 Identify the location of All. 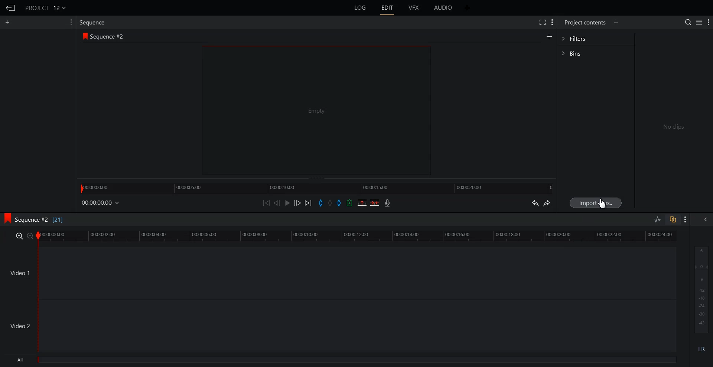
(342, 361).